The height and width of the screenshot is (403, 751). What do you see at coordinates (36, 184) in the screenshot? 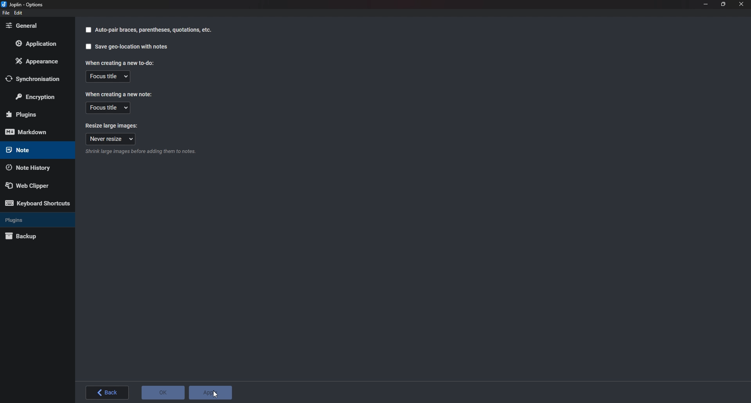
I see `Web Clipper` at bounding box center [36, 184].